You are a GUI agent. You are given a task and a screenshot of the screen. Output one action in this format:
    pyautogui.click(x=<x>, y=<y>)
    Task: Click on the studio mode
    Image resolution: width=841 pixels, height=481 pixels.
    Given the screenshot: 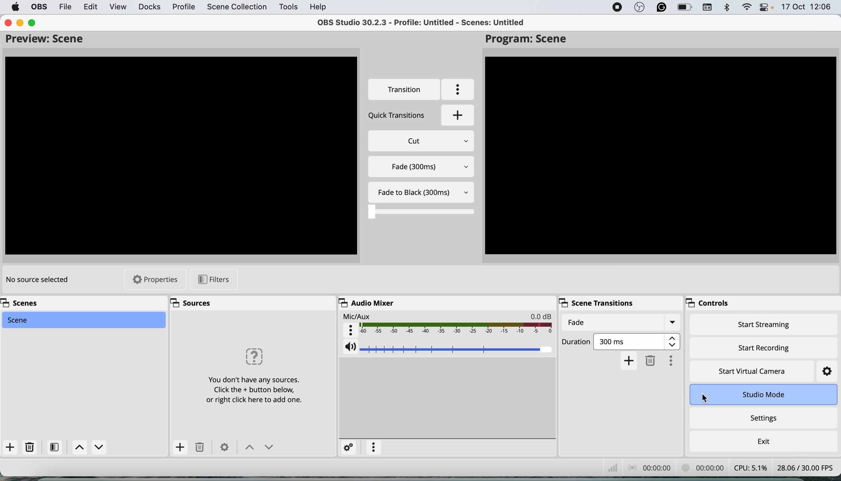 What is the action you would take?
    pyautogui.click(x=765, y=394)
    